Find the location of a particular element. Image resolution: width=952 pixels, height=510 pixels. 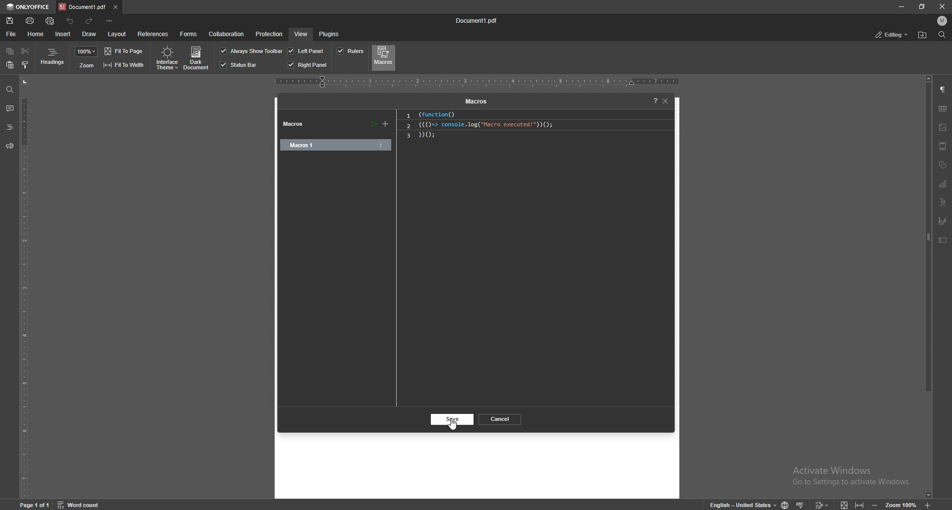

macro is located at coordinates (324, 145).